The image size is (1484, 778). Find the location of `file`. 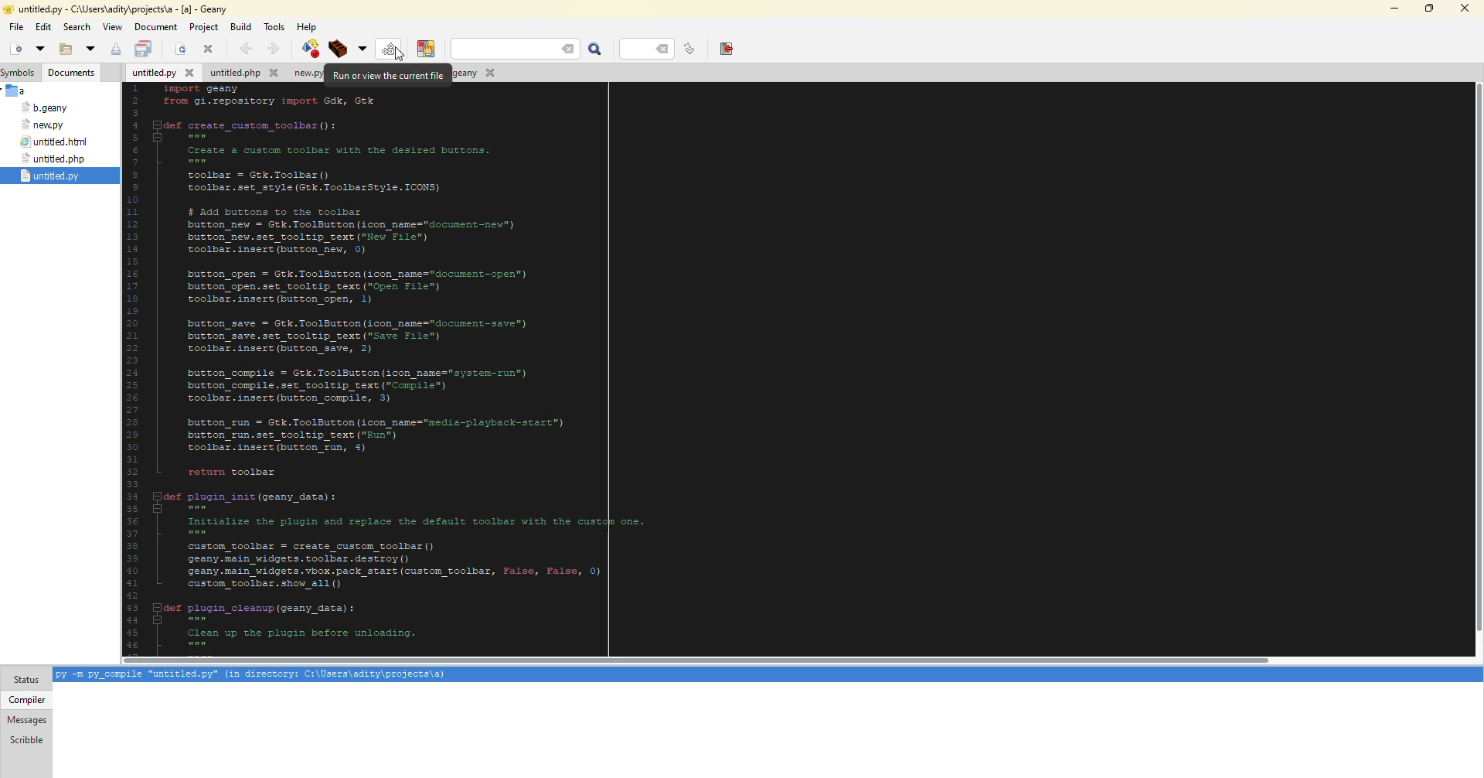

file is located at coordinates (56, 158).